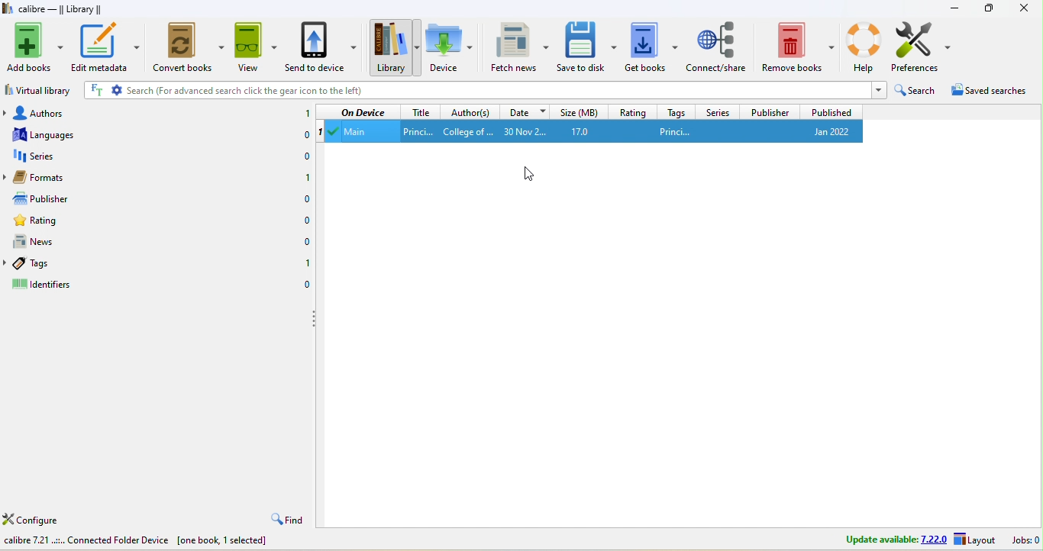 This screenshot has width=1043, height=551. Describe the element at coordinates (449, 47) in the screenshot. I see `device` at that location.